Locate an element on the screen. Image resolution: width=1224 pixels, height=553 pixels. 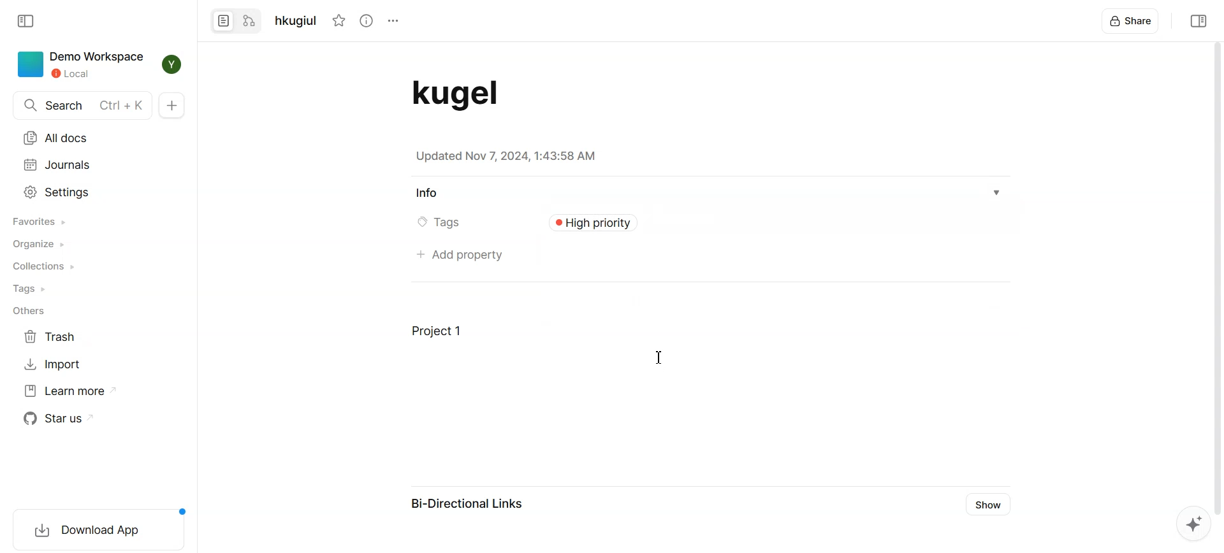
type here... is located at coordinates (585, 224).